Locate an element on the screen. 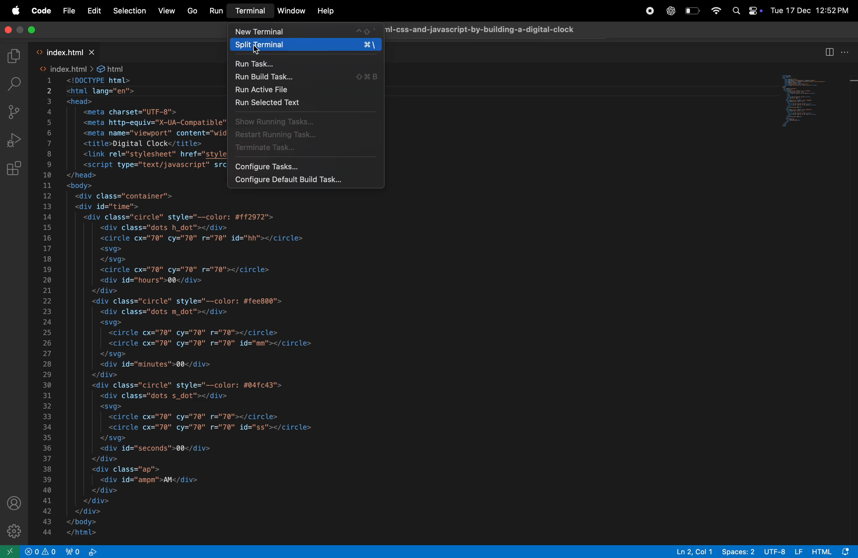  Run is located at coordinates (217, 10).